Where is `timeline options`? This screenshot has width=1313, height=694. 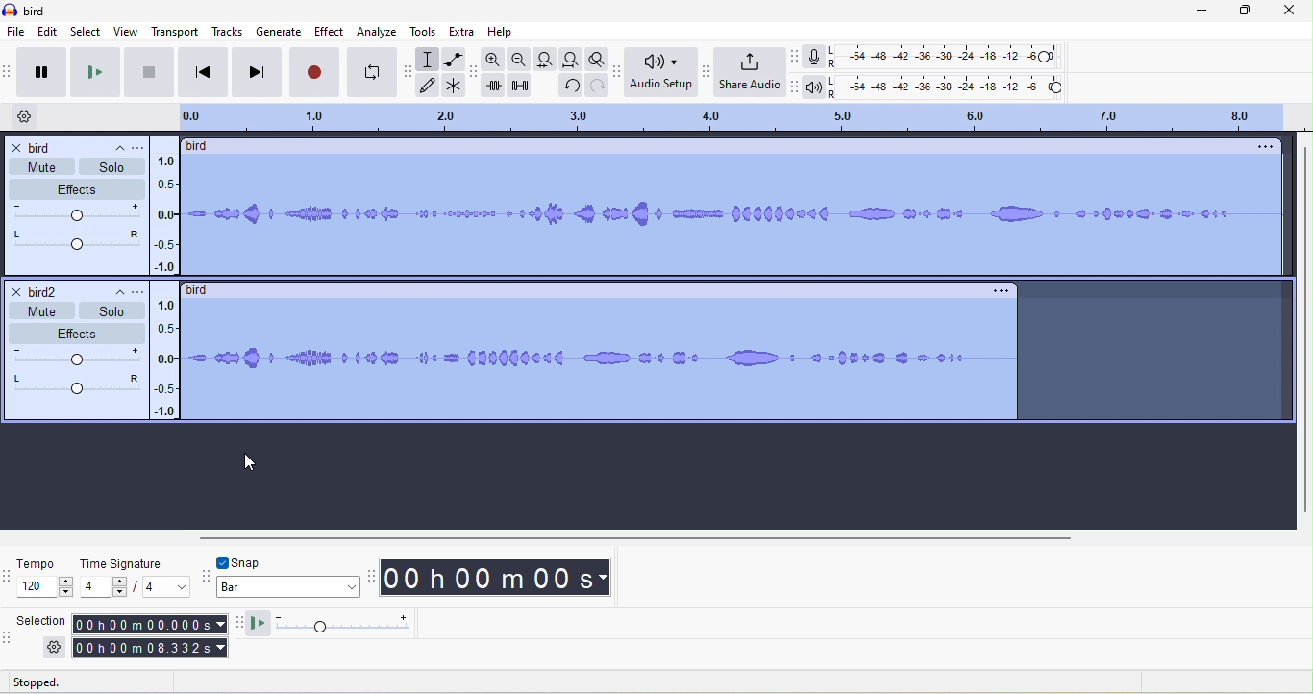
timeline options is located at coordinates (27, 118).